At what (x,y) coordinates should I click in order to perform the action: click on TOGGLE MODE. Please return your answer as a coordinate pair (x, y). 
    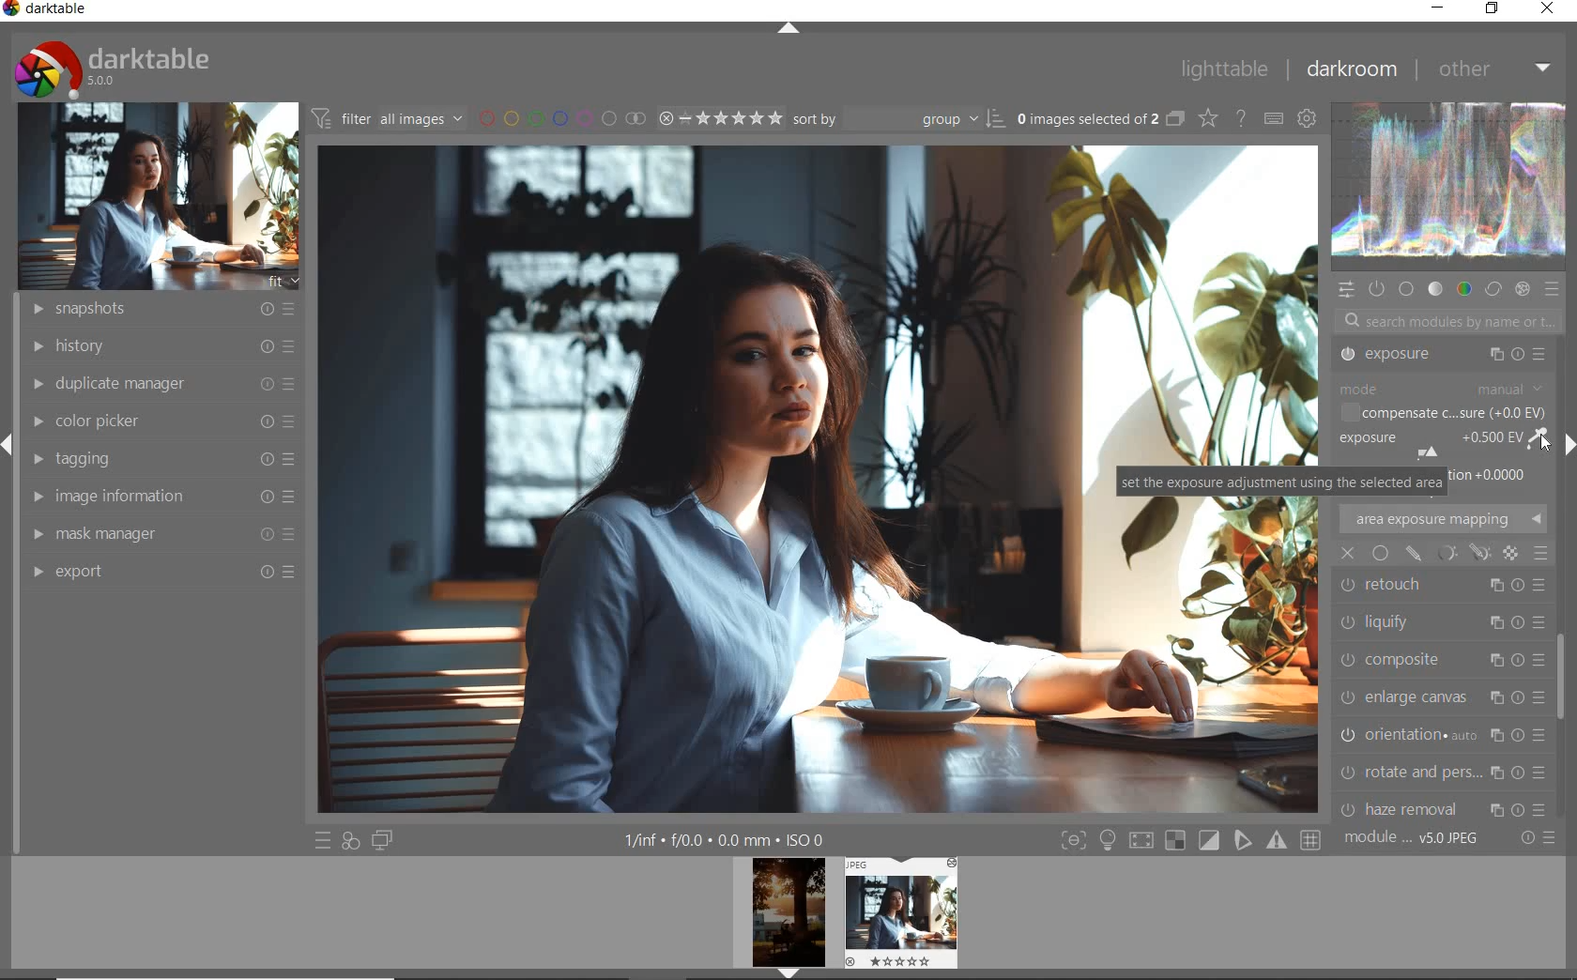
    Looking at the image, I should click on (1190, 840).